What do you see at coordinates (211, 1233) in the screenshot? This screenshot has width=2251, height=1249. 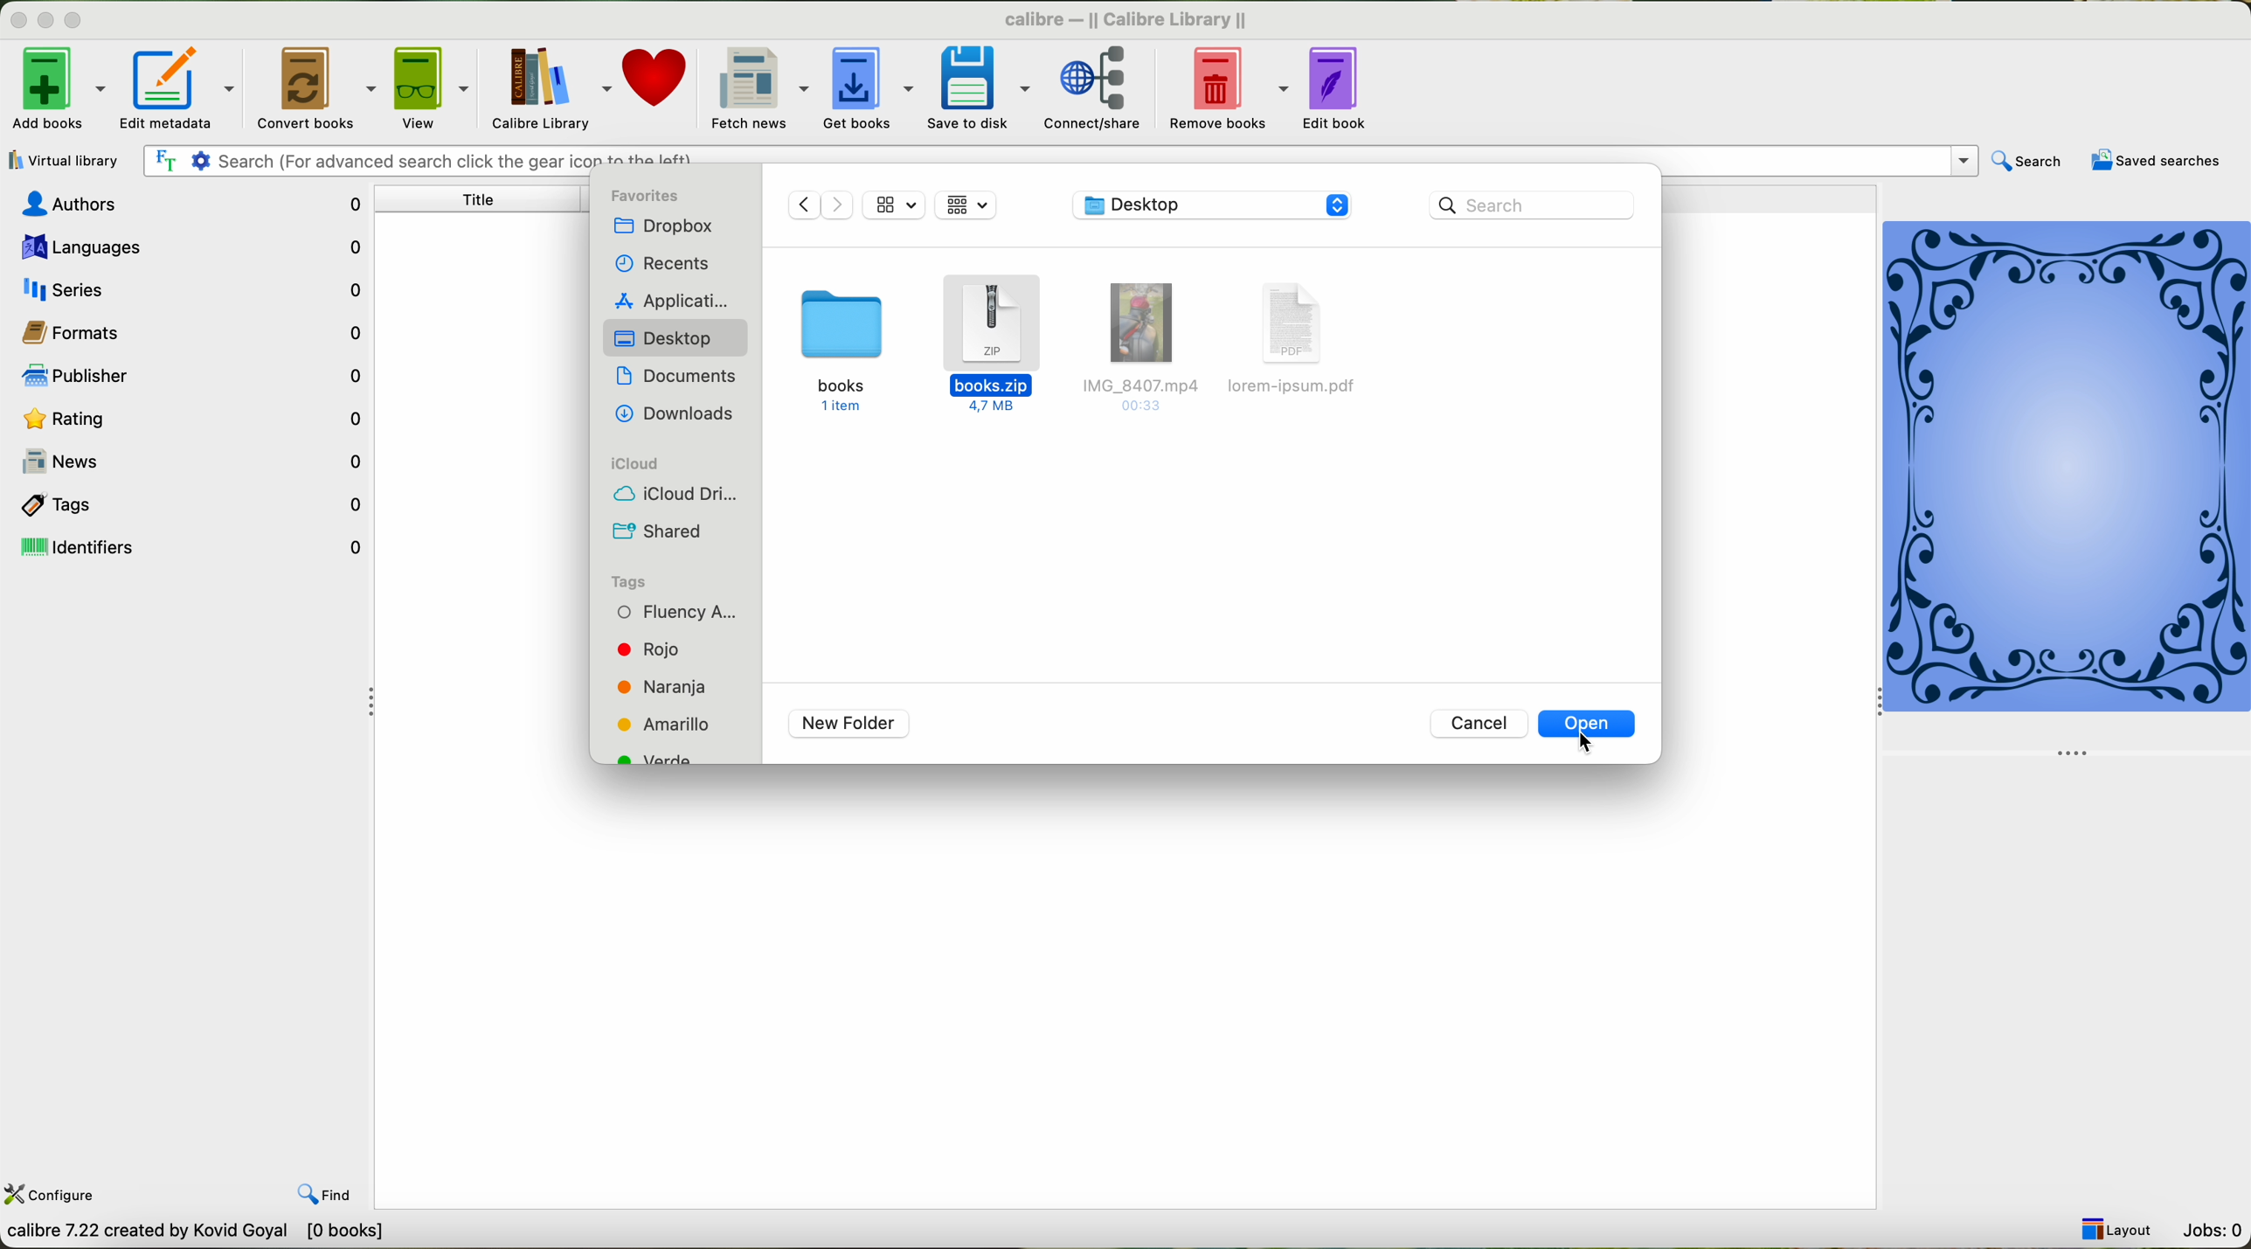 I see `Callibre 7.22 Created by Kavid Goyal [o books]` at bounding box center [211, 1233].